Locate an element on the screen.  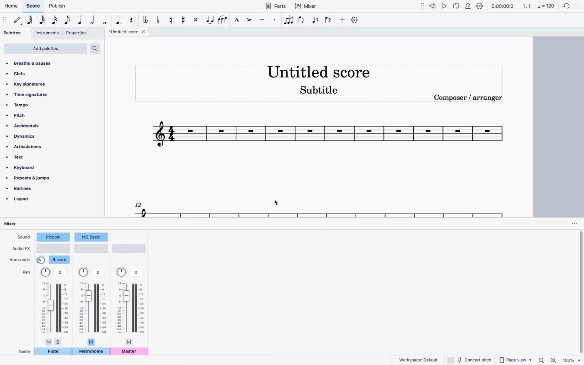
voice 1 is located at coordinates (316, 20).